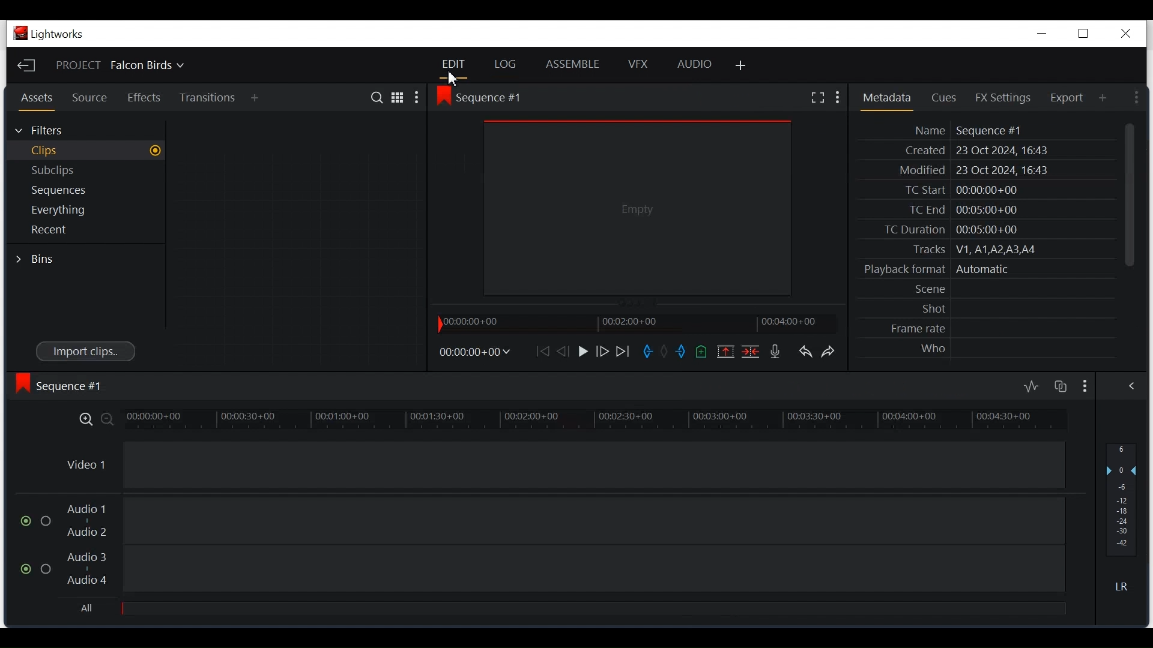  Describe the element at coordinates (682, 350) in the screenshot. I see `Marked out` at that location.